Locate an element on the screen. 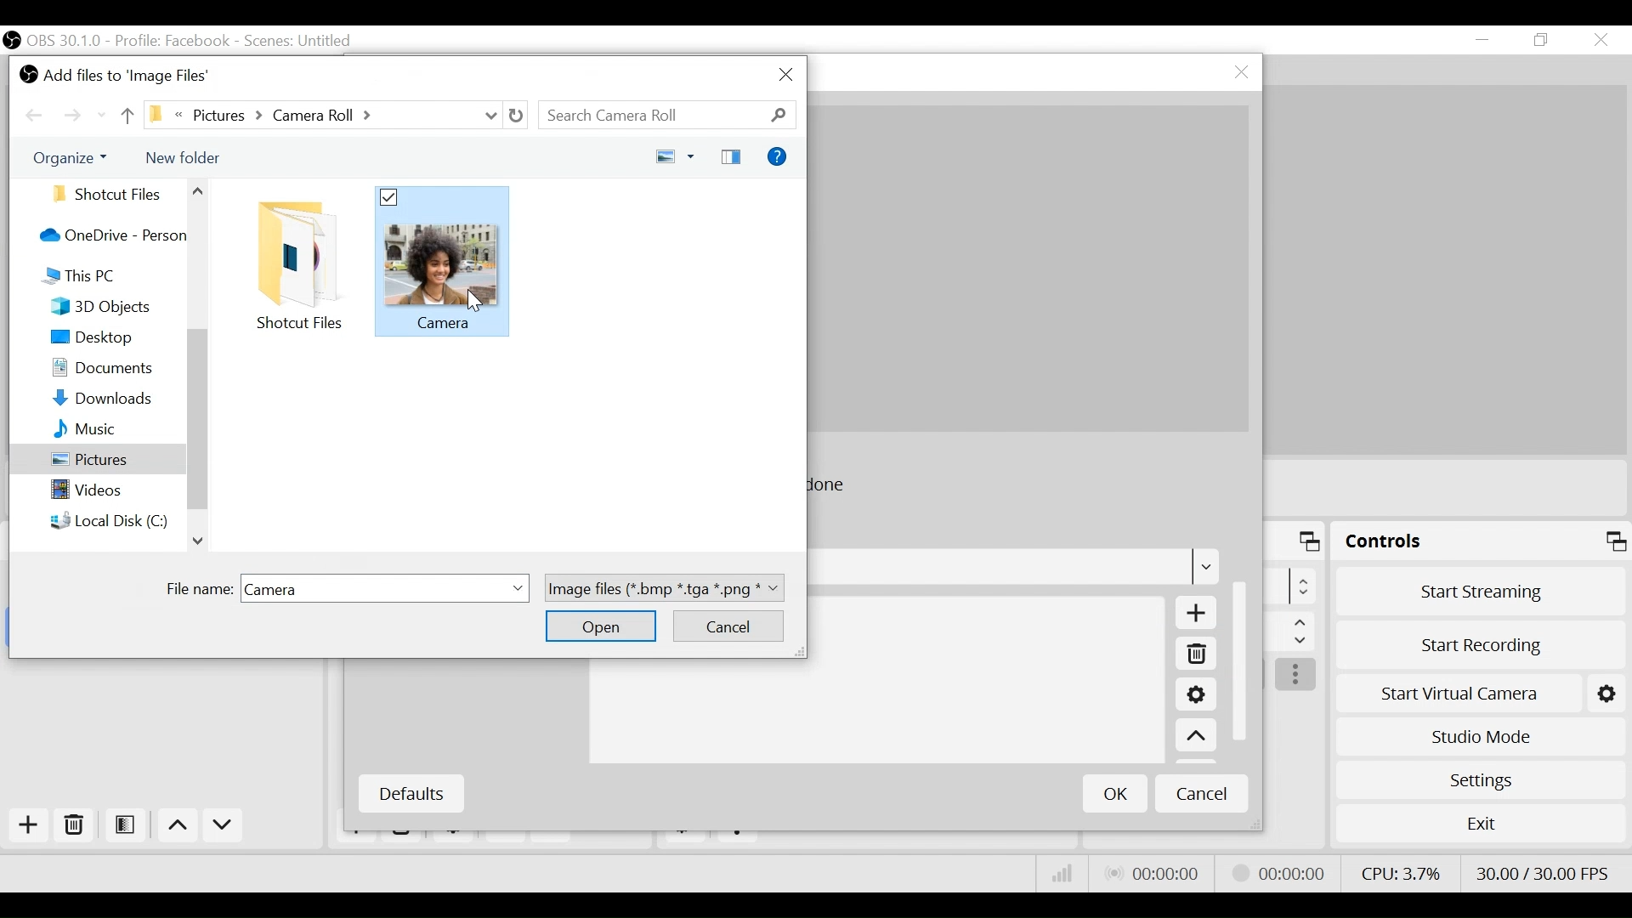 The width and height of the screenshot is (1632, 918). minimize is located at coordinates (1486, 40).